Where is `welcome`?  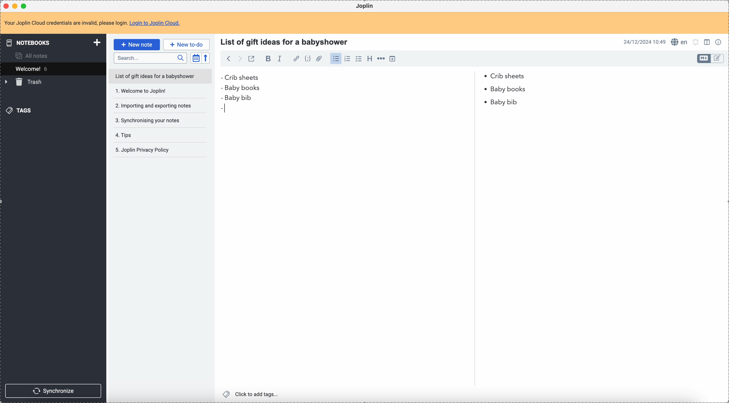 welcome is located at coordinates (53, 69).